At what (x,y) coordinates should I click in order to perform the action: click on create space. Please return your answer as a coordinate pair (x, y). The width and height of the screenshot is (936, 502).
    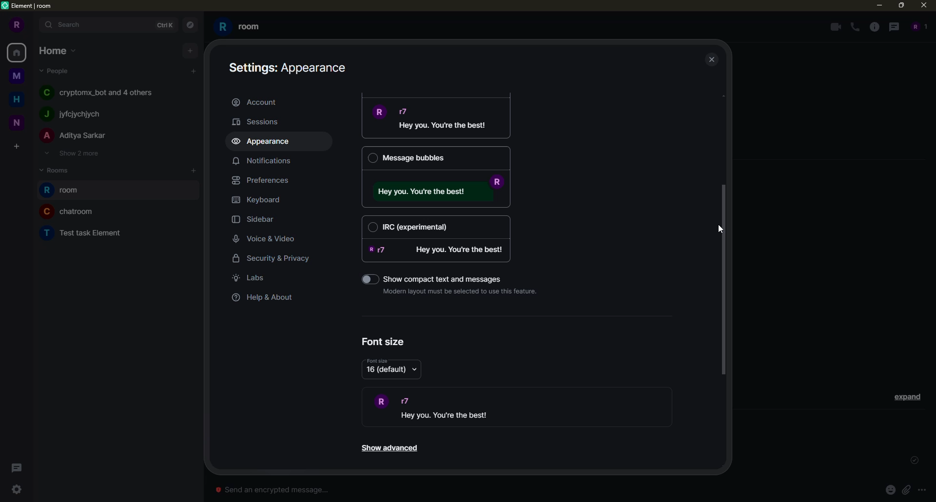
    Looking at the image, I should click on (16, 147).